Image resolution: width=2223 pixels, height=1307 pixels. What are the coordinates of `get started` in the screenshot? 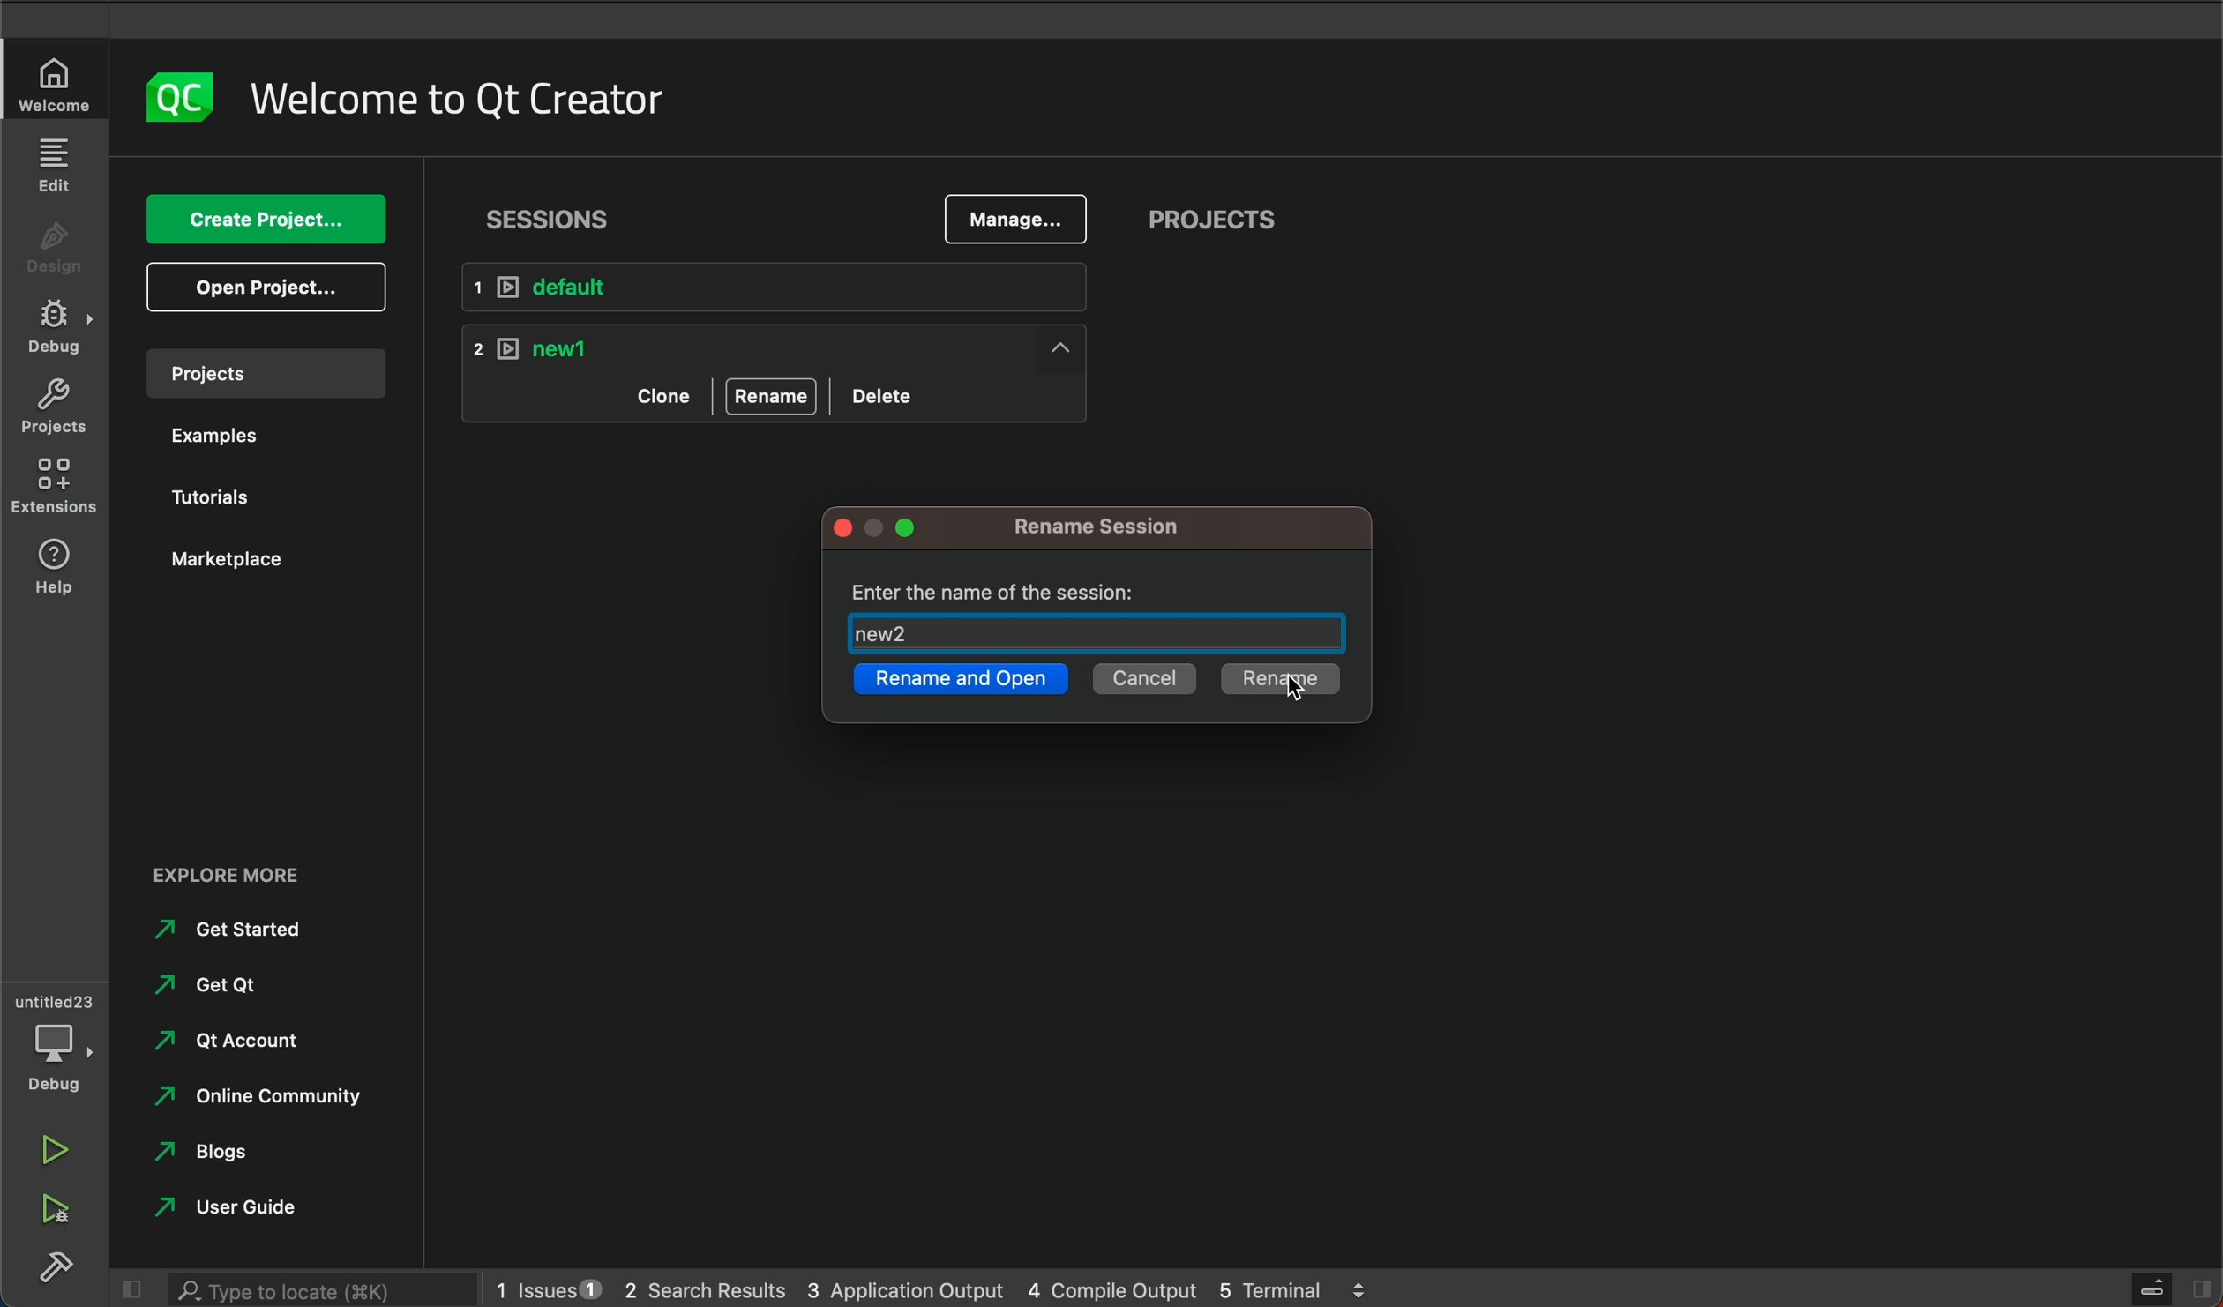 It's located at (236, 929).